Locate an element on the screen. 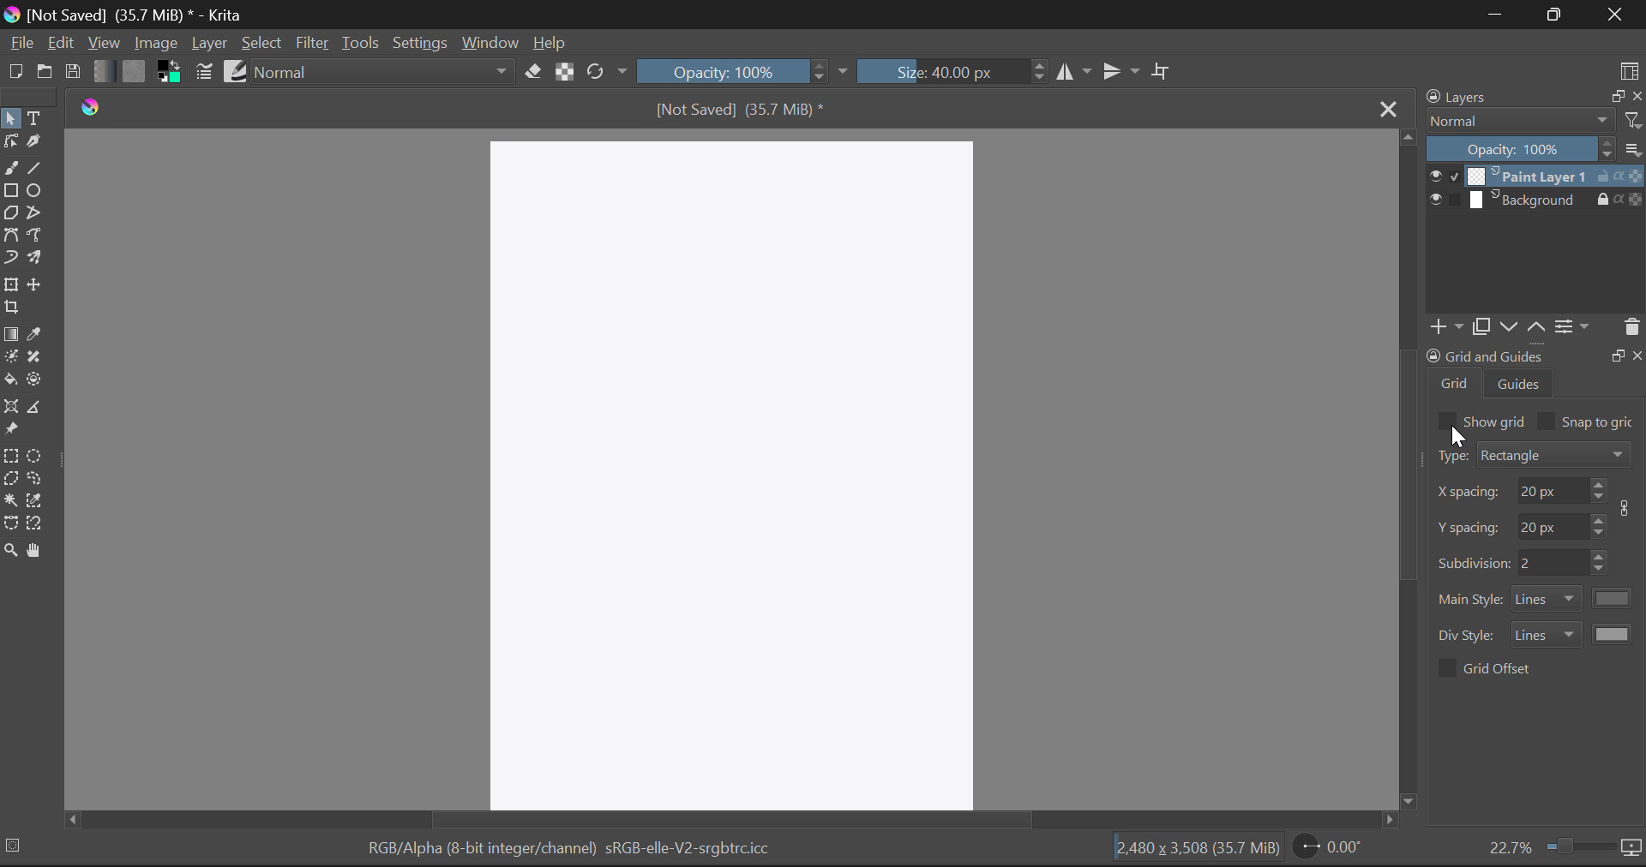 The image size is (1646, 867). up is located at coordinates (1535, 327).